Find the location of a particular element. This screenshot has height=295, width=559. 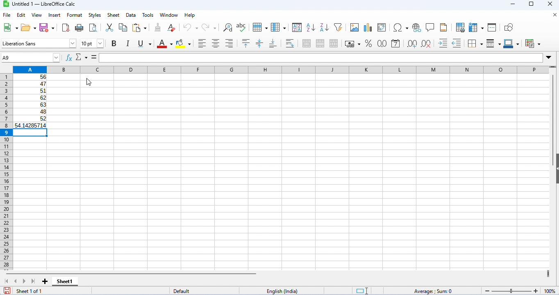

delete decimal place is located at coordinates (426, 44).